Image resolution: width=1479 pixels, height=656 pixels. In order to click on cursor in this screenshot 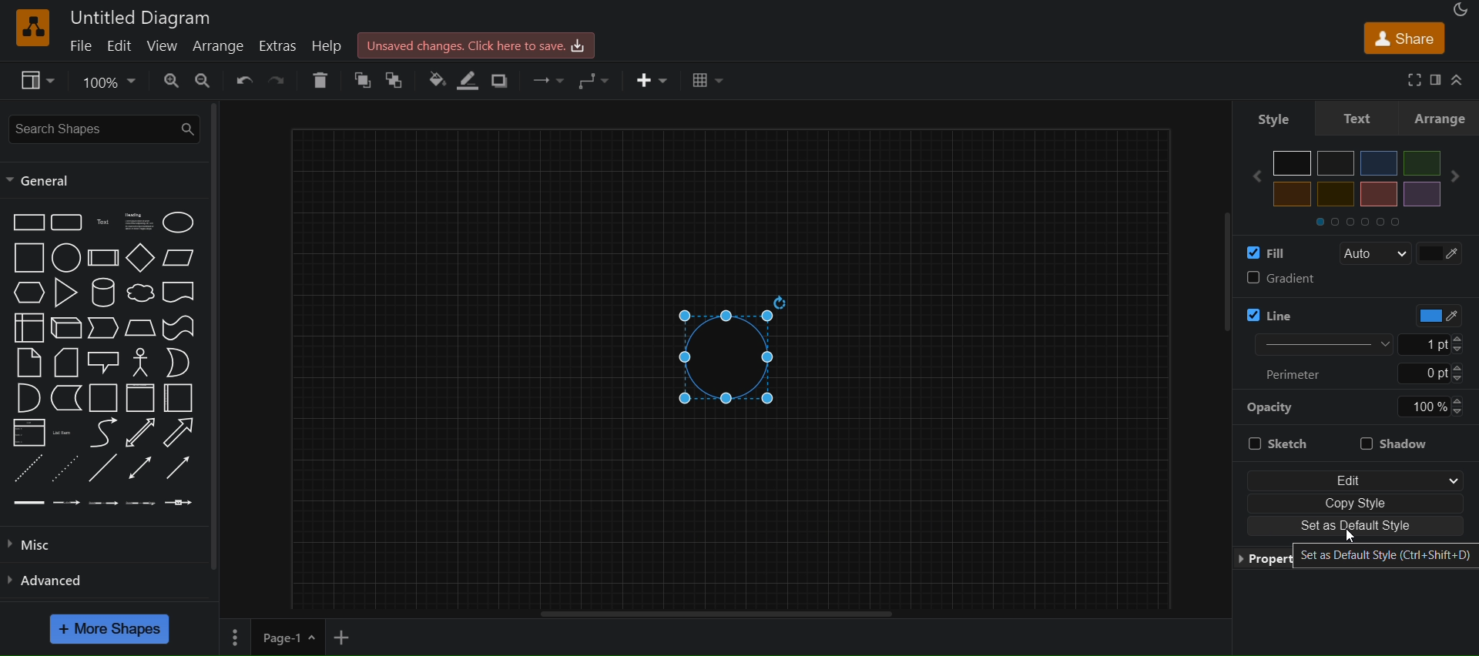, I will do `click(1353, 534)`.